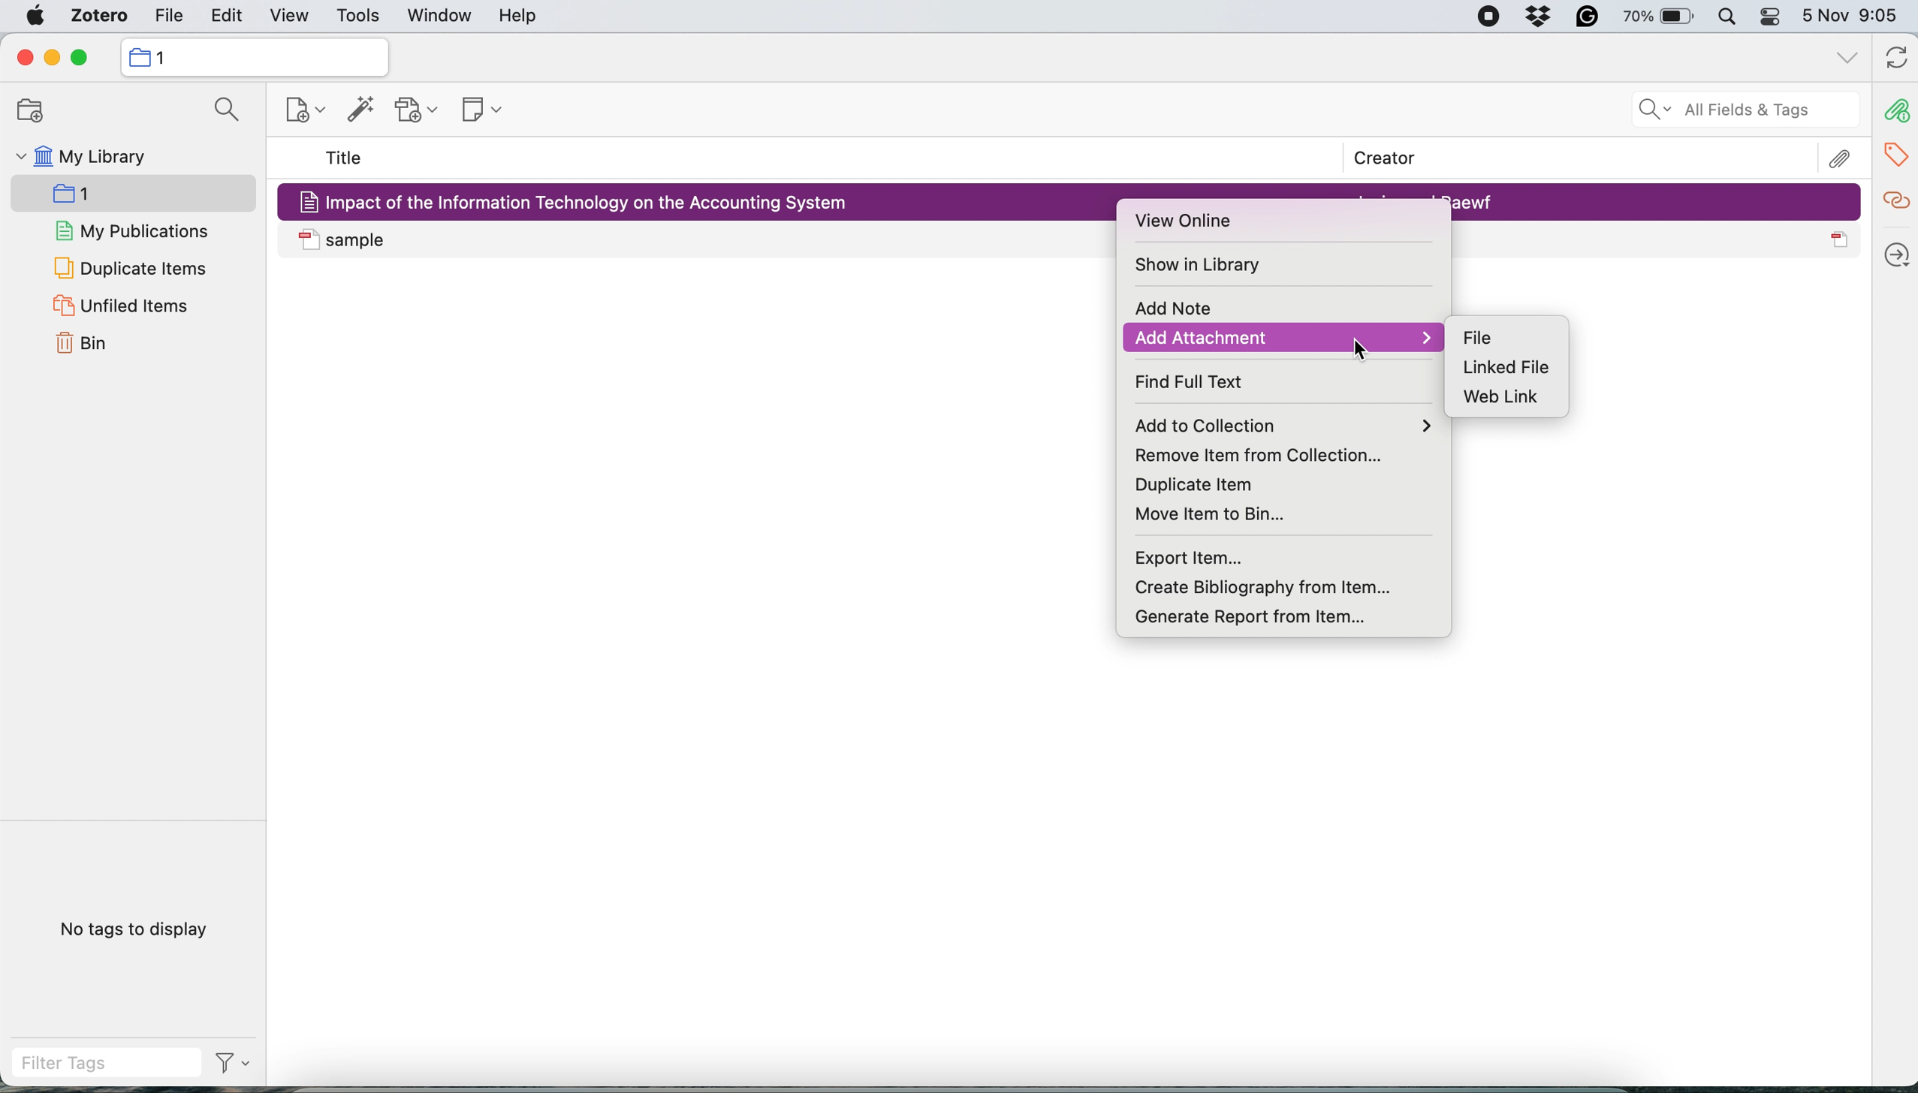 The image size is (1918, 1093). Describe the element at coordinates (289, 17) in the screenshot. I see `view` at that location.